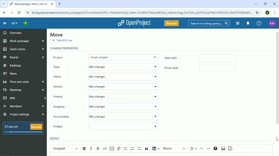 This screenshot has height=156, width=279. Describe the element at coordinates (273, 23) in the screenshot. I see `KM` at that location.